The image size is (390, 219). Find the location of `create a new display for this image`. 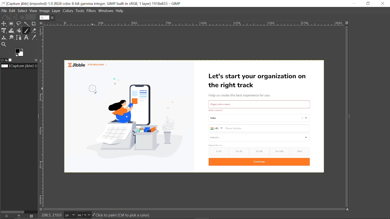

create a new display for this image is located at coordinates (18, 216).